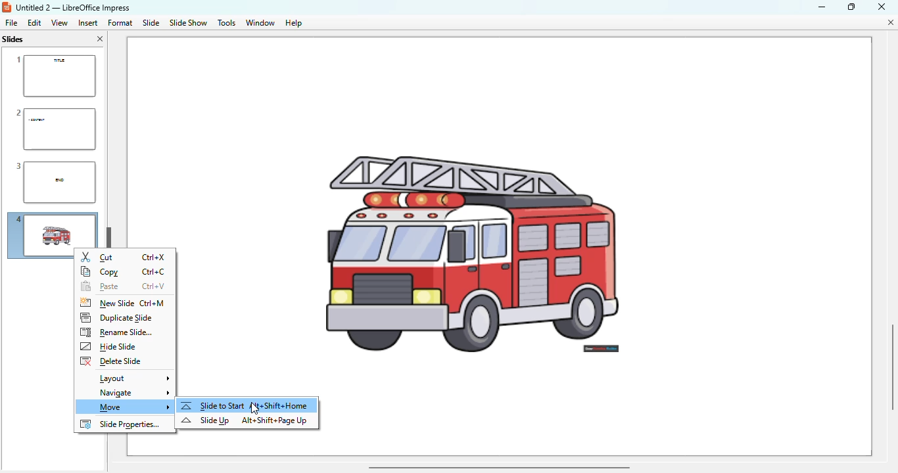  Describe the element at coordinates (882, 6) in the screenshot. I see `close` at that location.